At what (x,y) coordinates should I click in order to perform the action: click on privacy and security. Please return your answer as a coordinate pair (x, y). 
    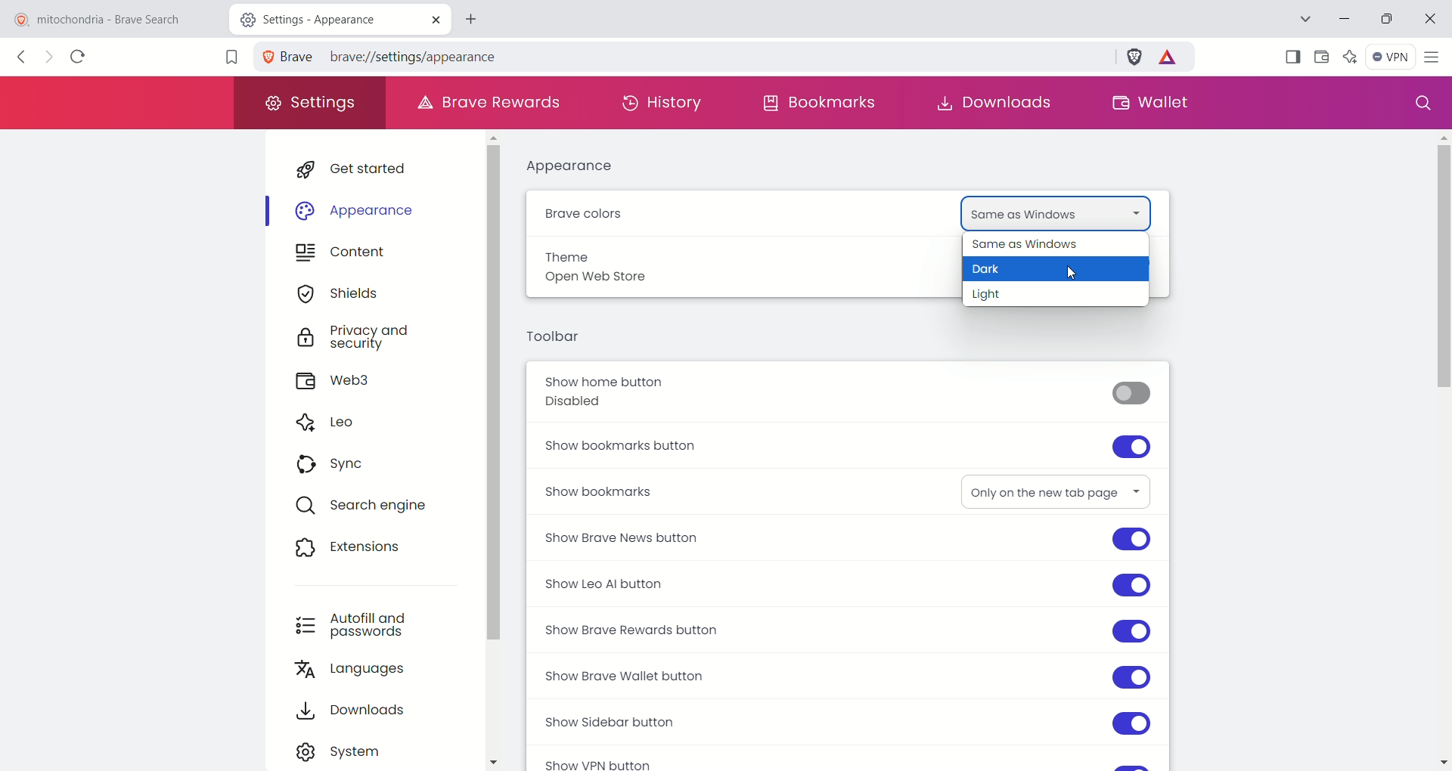
    Looking at the image, I should click on (358, 338).